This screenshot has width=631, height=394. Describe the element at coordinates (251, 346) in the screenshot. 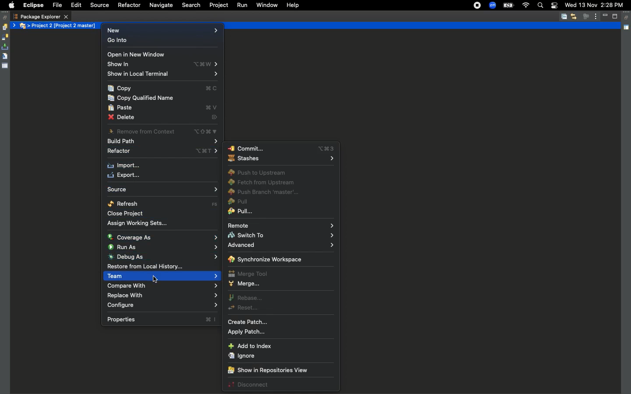

I see `Add to index` at that location.